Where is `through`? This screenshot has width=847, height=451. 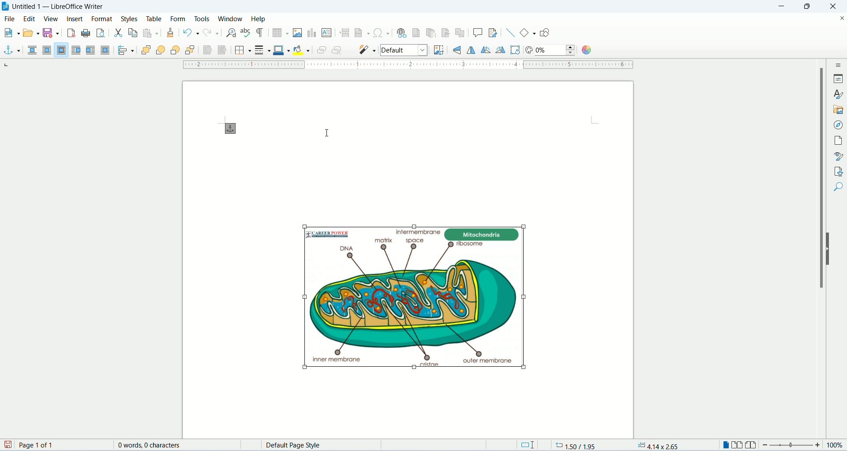
through is located at coordinates (105, 50).